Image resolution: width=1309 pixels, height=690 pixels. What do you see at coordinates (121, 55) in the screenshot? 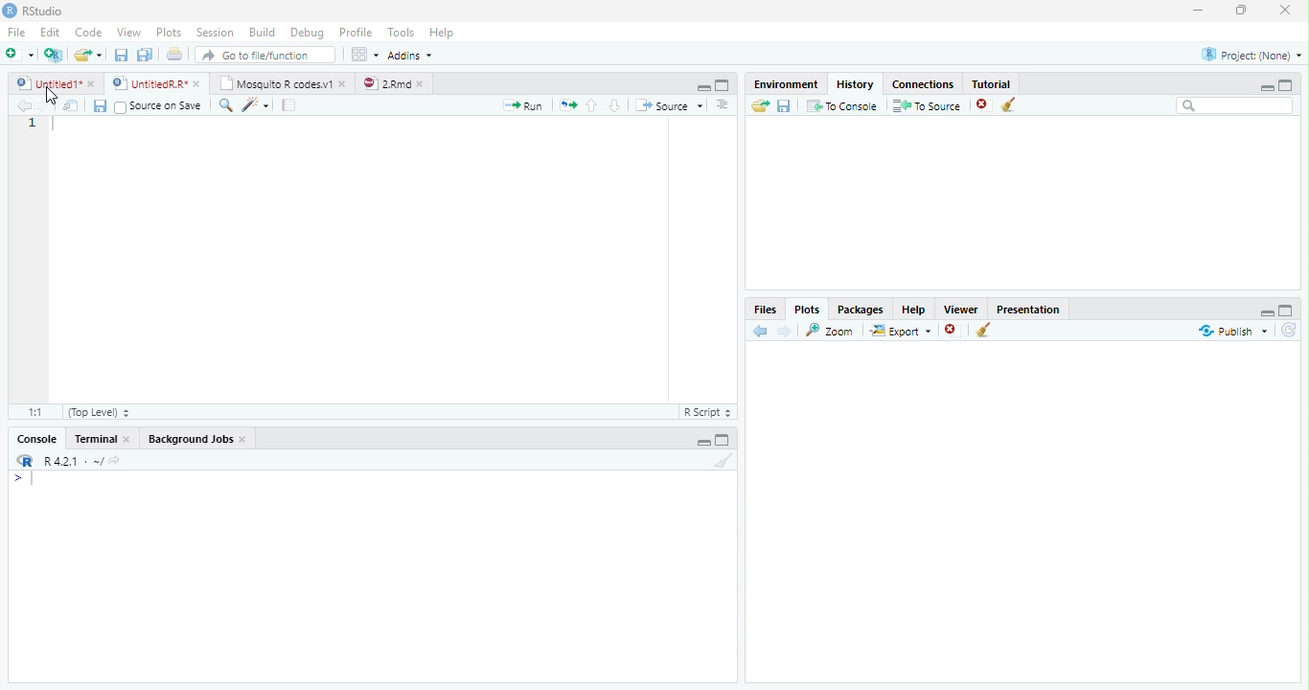
I see `Save current file` at bounding box center [121, 55].